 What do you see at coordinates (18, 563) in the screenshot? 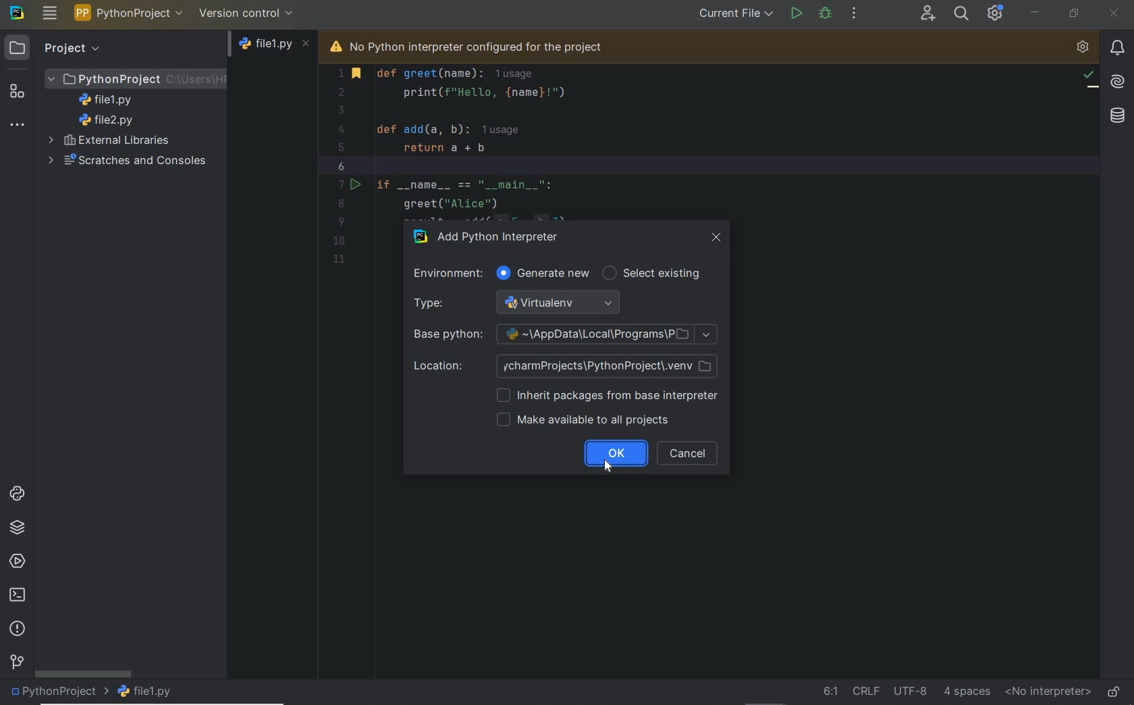
I see `services` at bounding box center [18, 563].